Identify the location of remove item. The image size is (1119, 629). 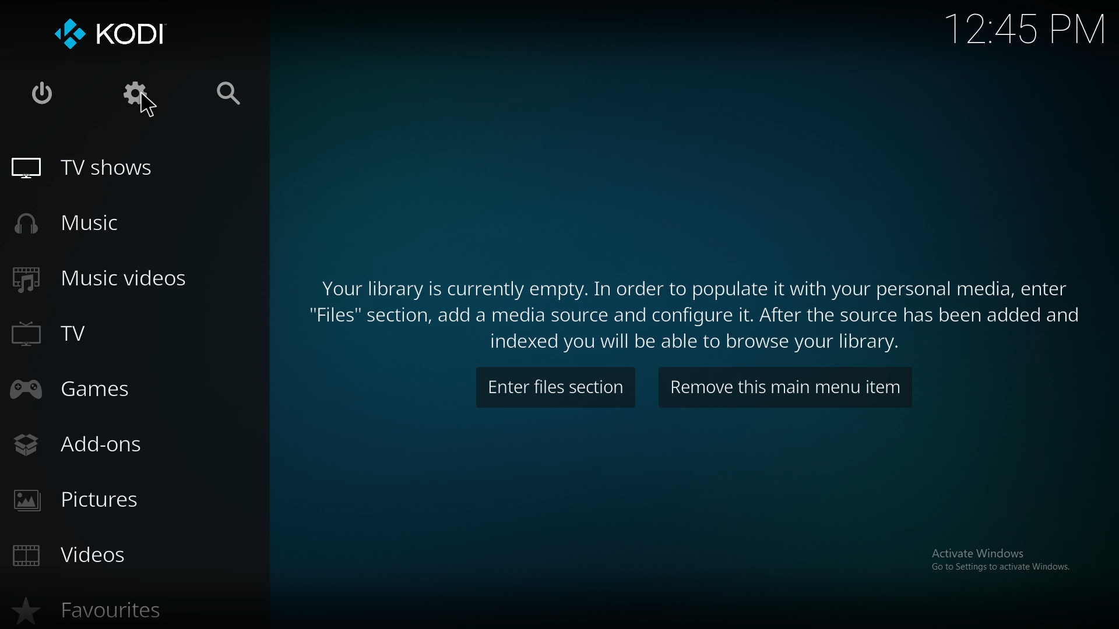
(784, 386).